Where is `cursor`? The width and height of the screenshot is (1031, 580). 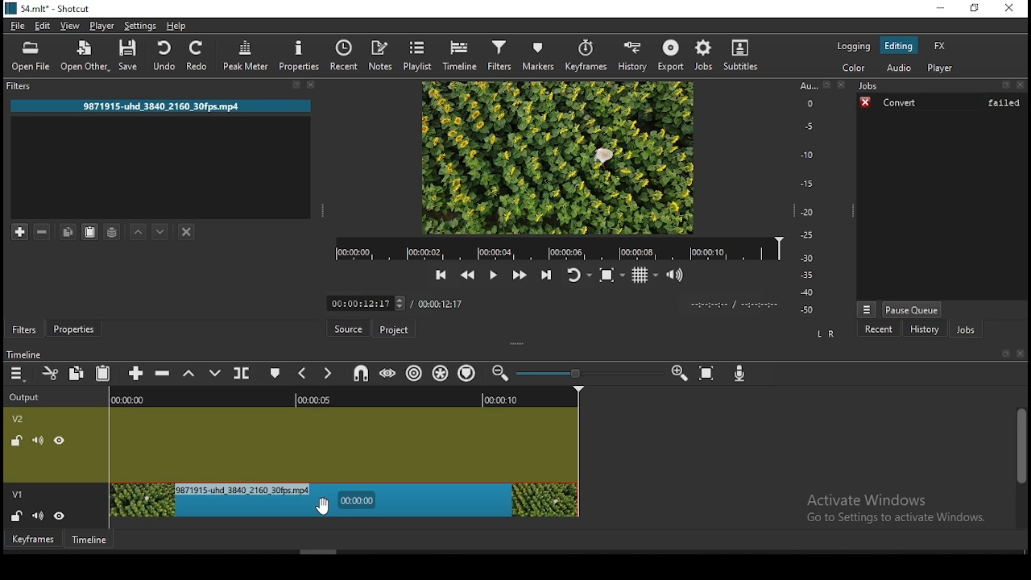 cursor is located at coordinates (329, 508).